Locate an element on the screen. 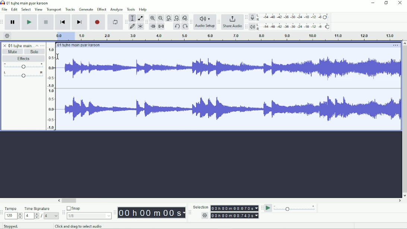 This screenshot has width=407, height=229. File is located at coordinates (5, 9).